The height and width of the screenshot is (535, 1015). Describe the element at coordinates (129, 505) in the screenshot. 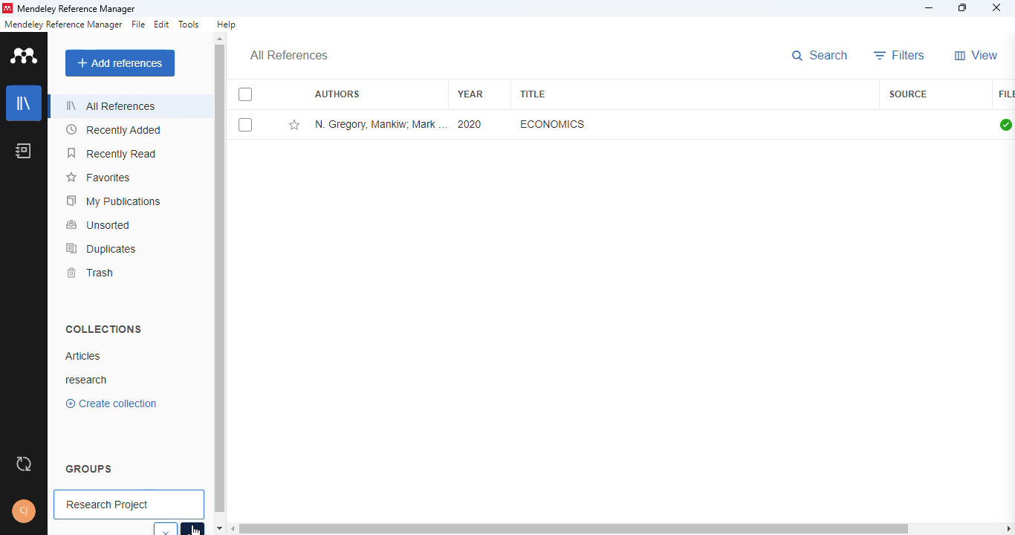

I see `research project` at that location.